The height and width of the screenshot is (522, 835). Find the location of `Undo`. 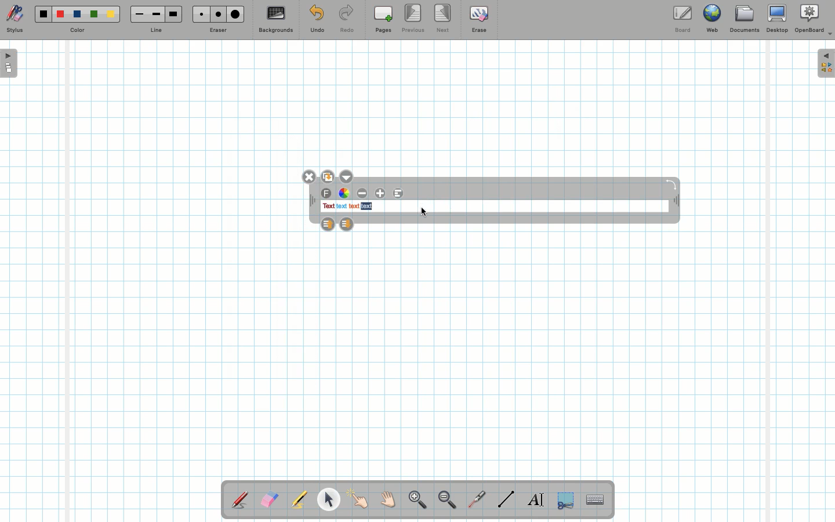

Undo is located at coordinates (317, 21).